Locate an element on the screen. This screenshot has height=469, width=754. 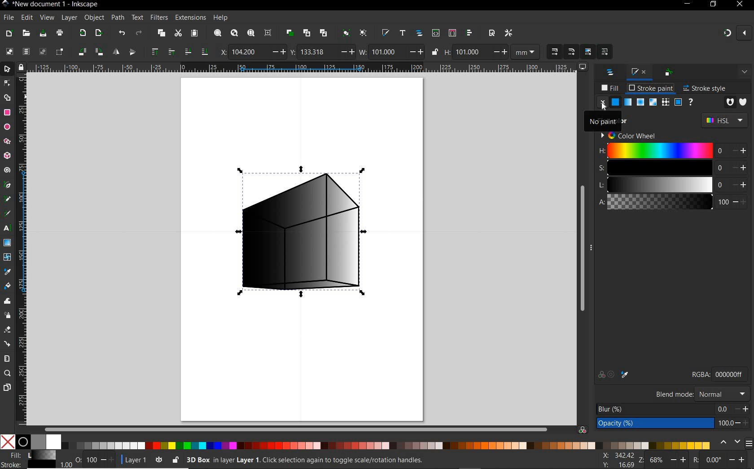
H is located at coordinates (660, 150).